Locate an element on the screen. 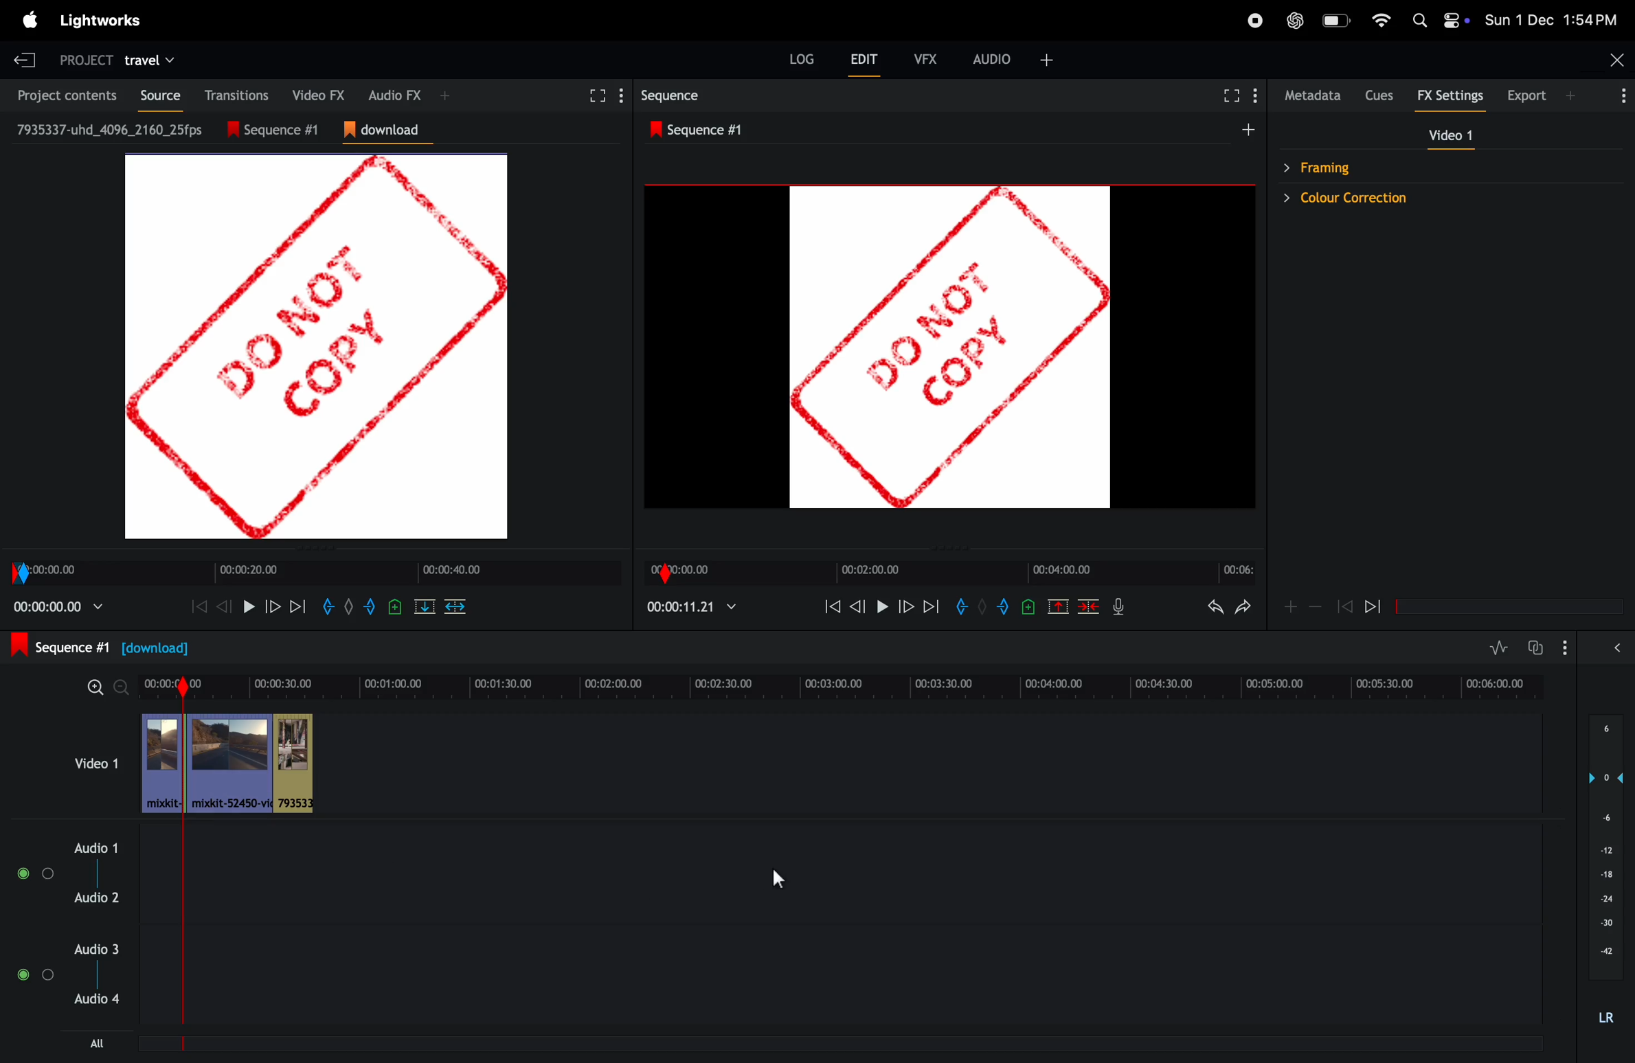 The height and width of the screenshot is (1063, 1635). delete is located at coordinates (455, 606).